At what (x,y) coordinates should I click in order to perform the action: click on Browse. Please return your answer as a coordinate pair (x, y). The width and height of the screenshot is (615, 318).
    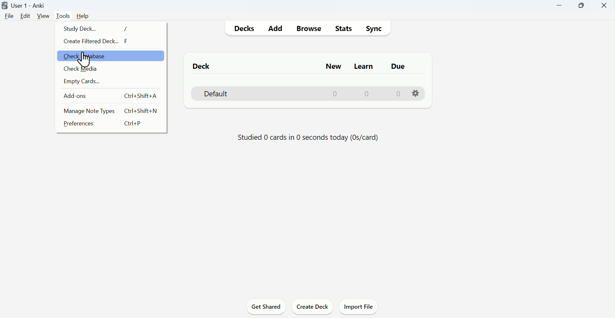
    Looking at the image, I should click on (311, 30).